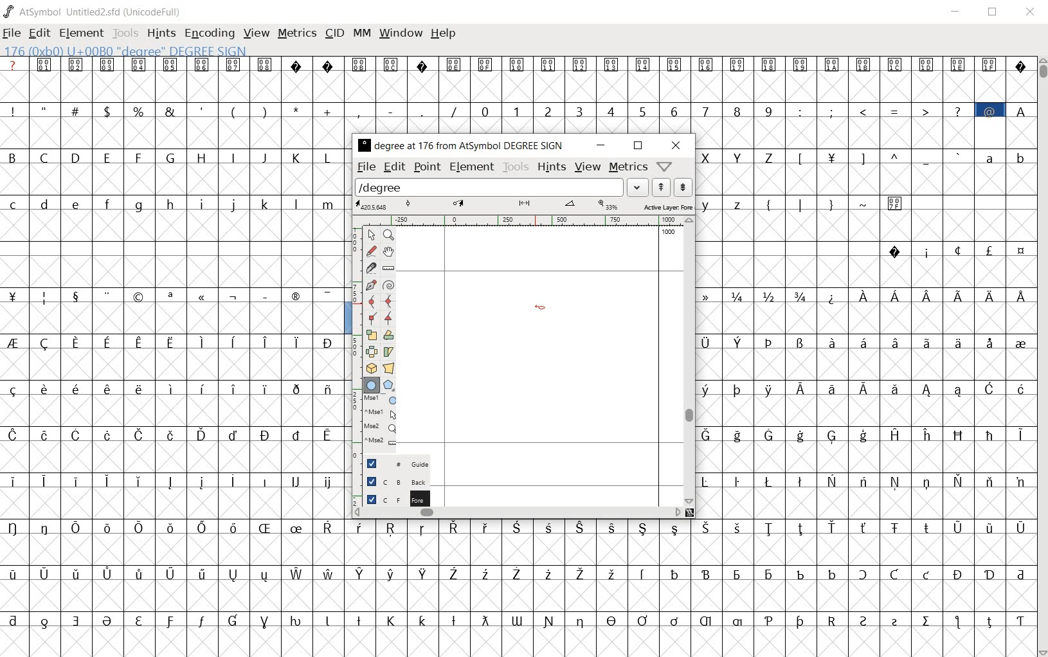 This screenshot has height=657, width=1048. What do you see at coordinates (370, 267) in the screenshot?
I see `cut splines in two` at bounding box center [370, 267].